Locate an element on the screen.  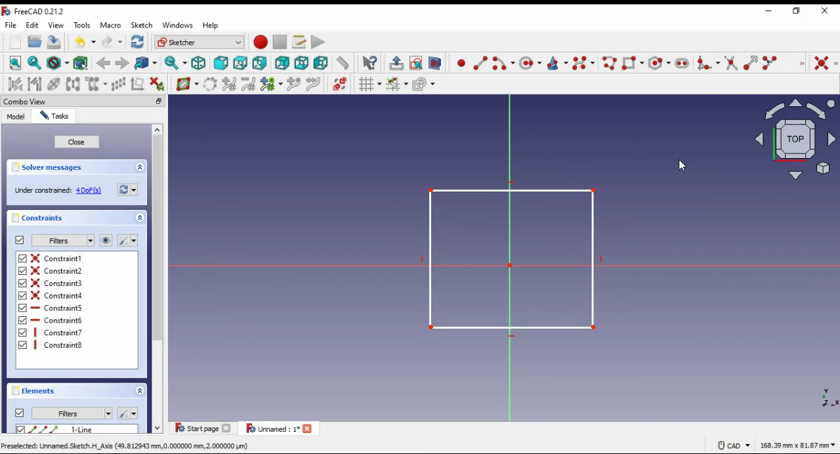
create polyline is located at coordinates (608, 62).